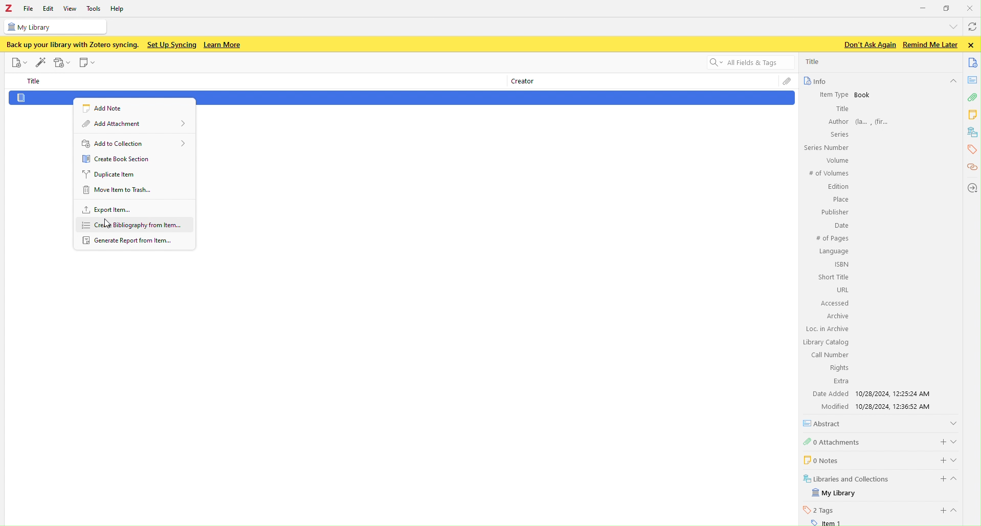 This screenshot has width=981, height=526. Describe the element at coordinates (829, 355) in the screenshot. I see `Call Number` at that location.